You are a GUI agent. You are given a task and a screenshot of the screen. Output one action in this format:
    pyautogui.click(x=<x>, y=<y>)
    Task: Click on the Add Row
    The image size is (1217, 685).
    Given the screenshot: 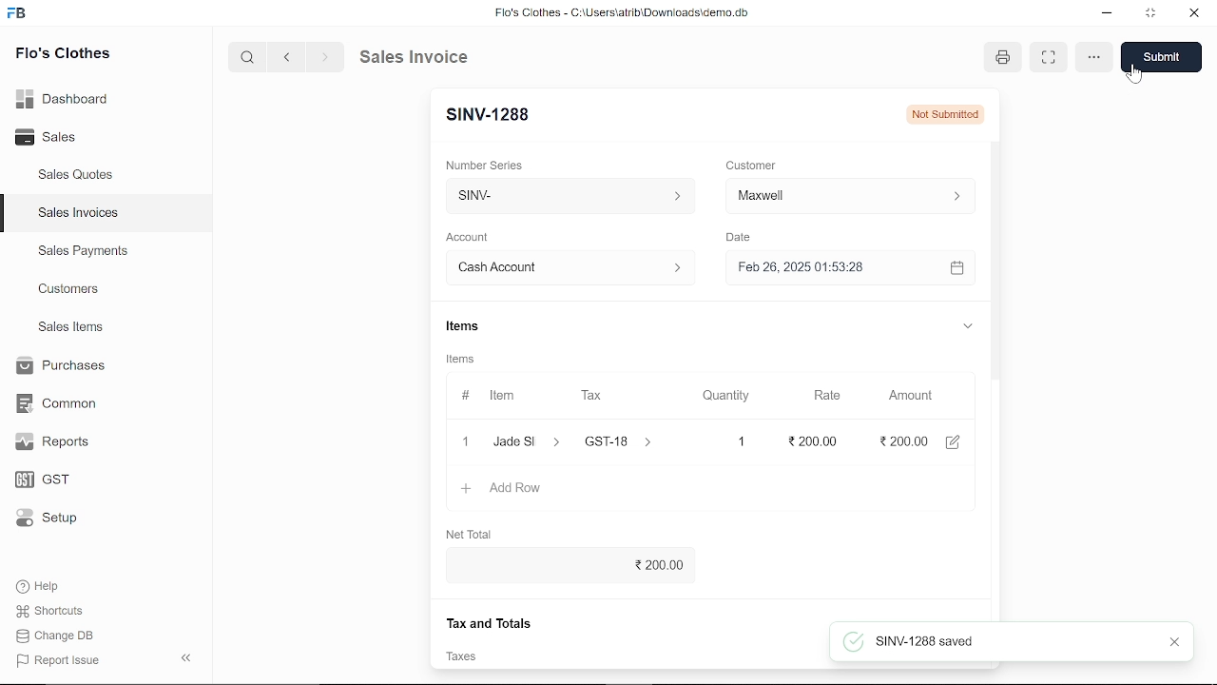 What is the action you would take?
    pyautogui.click(x=503, y=489)
    